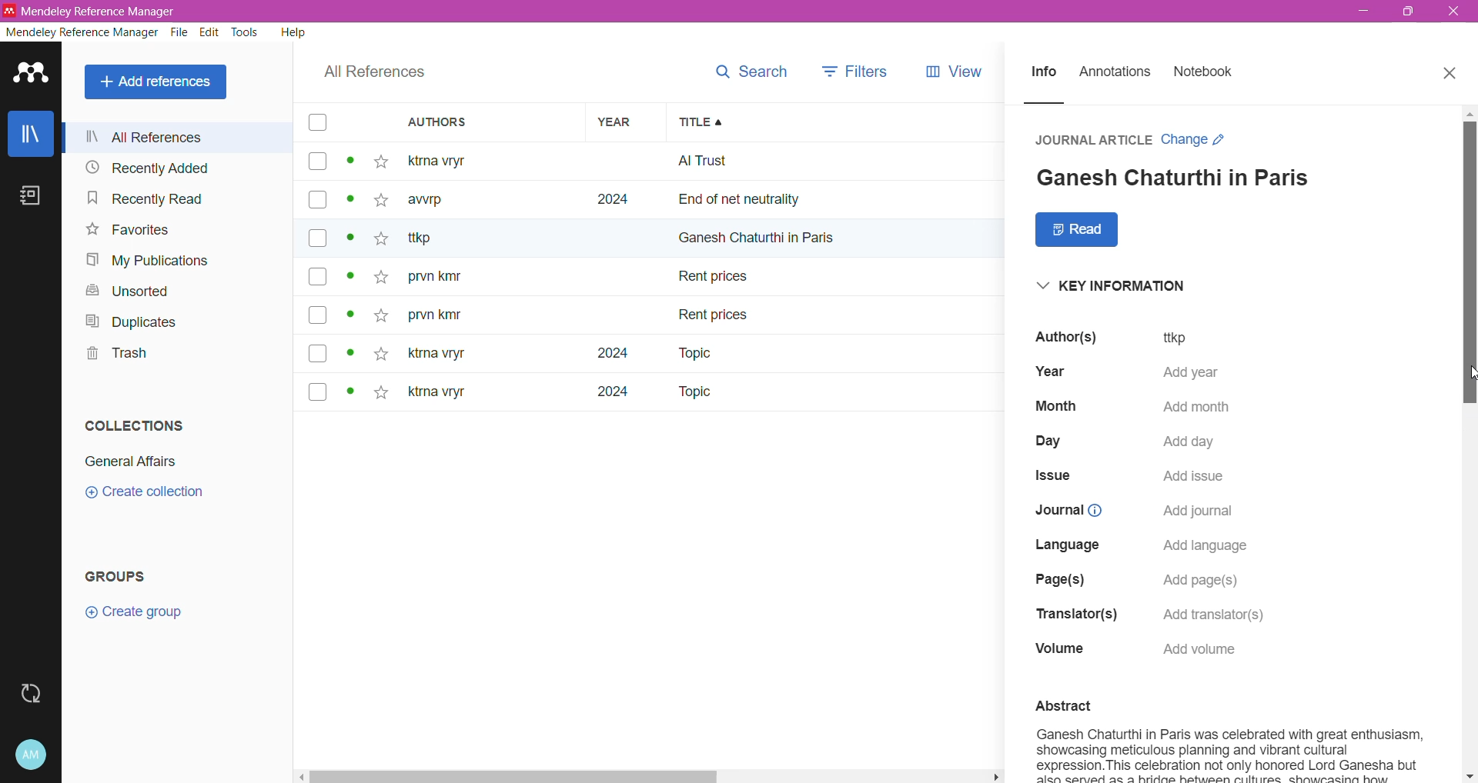  I want to click on Page(s), so click(1055, 581).